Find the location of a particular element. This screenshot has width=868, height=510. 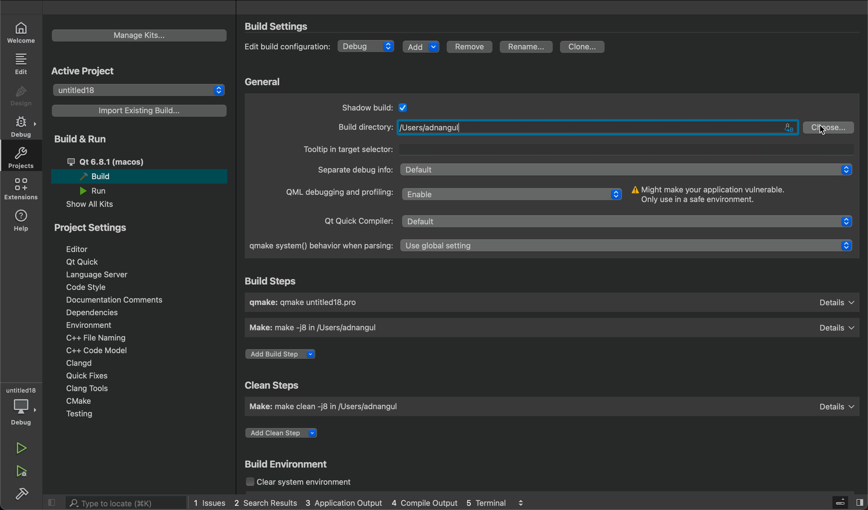

clear system environment is located at coordinates (307, 483).